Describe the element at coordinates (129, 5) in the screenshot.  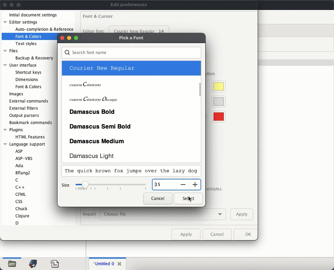
I see `edit preferences` at that location.